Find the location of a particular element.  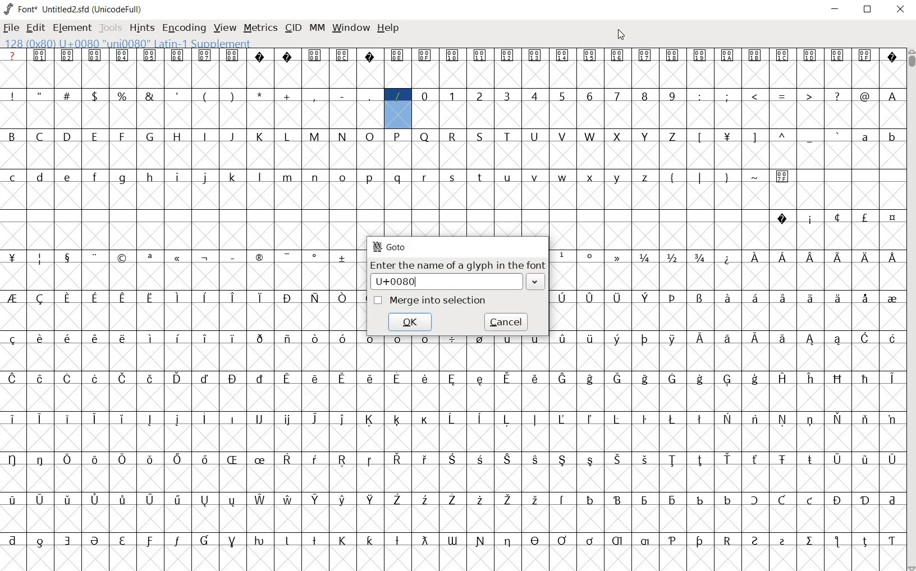

glyph is located at coordinates (479, 500).